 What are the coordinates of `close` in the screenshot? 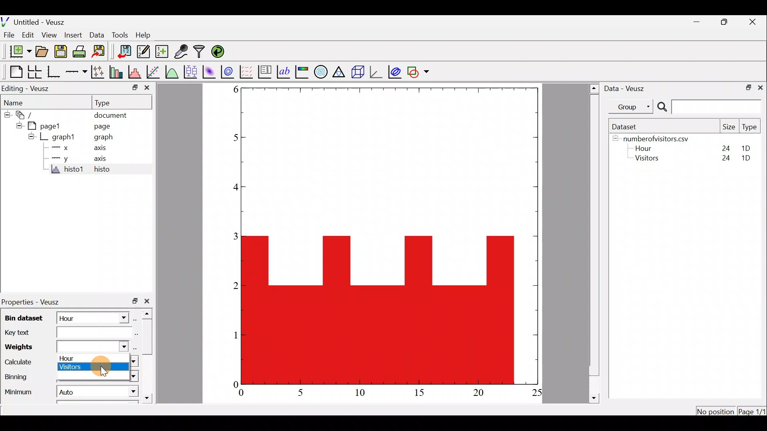 It's located at (754, 23).